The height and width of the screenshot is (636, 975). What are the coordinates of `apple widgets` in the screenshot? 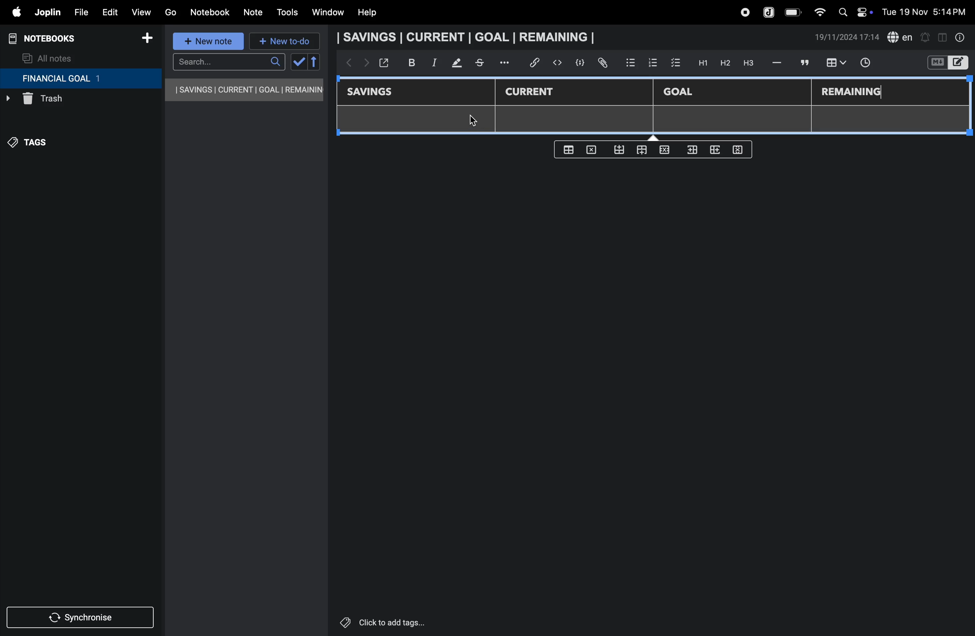 It's located at (853, 11).